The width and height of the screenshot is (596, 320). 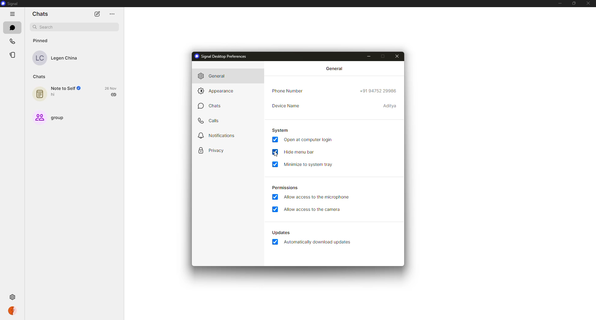 I want to click on general, so click(x=213, y=76).